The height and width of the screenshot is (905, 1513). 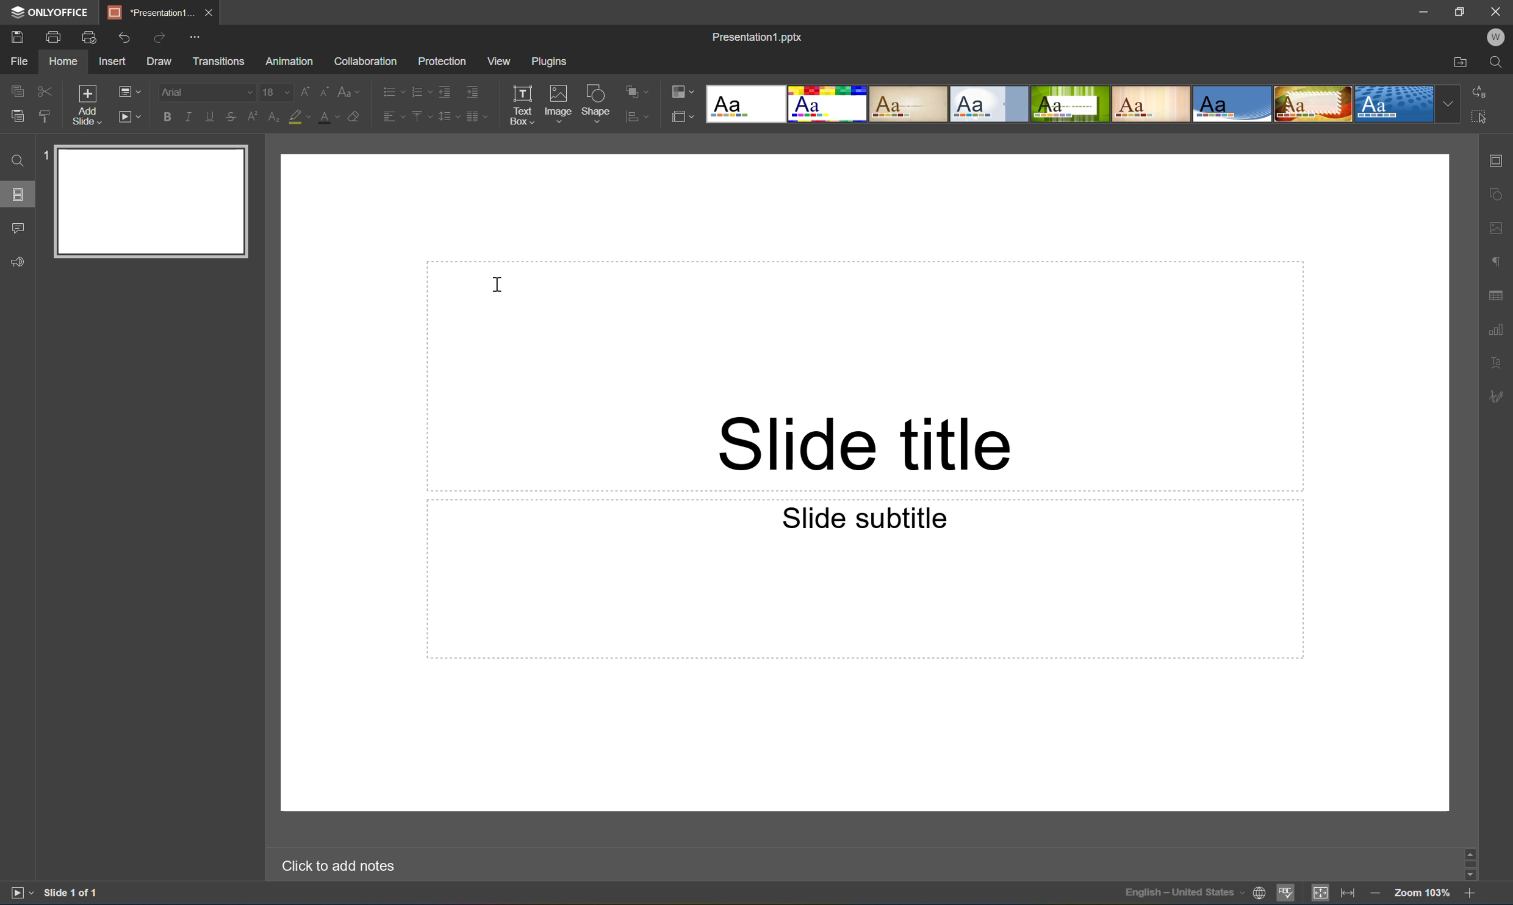 What do you see at coordinates (1497, 296) in the screenshot?
I see `Table settings` at bounding box center [1497, 296].